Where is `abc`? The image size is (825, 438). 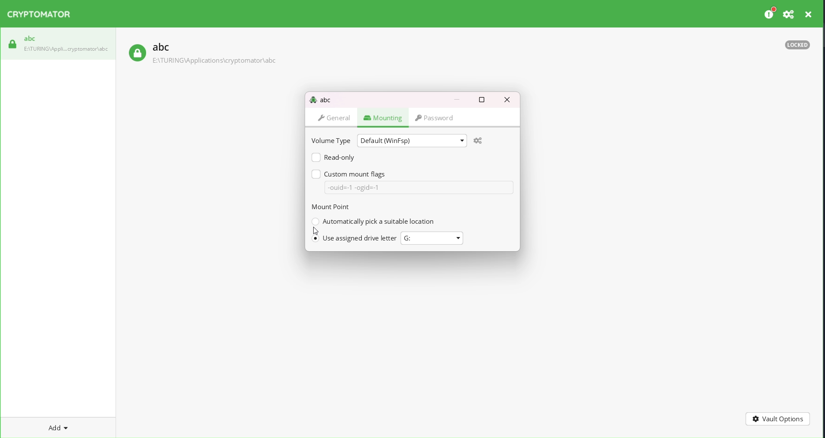 abc is located at coordinates (30, 38).